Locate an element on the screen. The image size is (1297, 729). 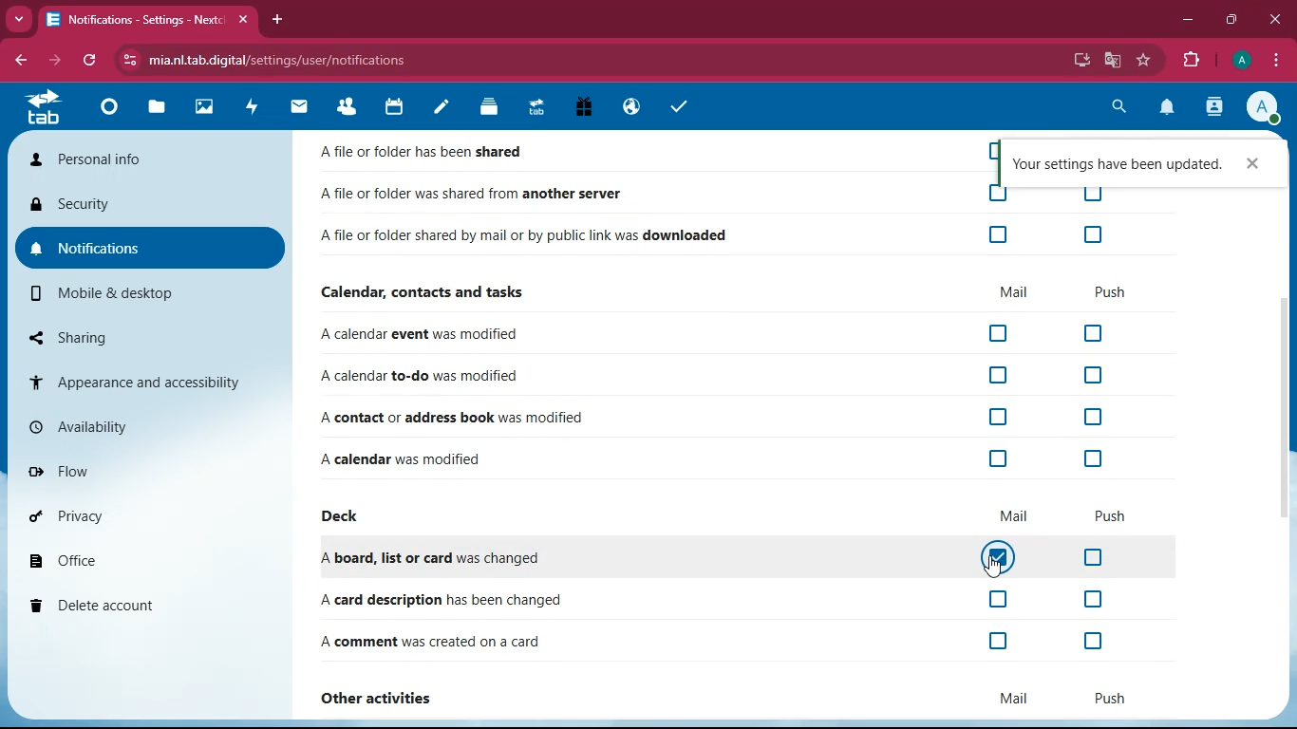
minimize is located at coordinates (1188, 21).